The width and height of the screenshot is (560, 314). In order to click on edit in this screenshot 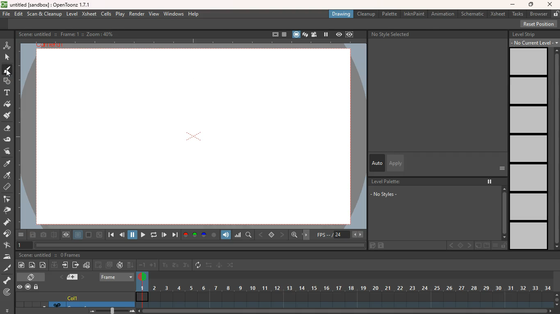, I will do `click(19, 14)`.